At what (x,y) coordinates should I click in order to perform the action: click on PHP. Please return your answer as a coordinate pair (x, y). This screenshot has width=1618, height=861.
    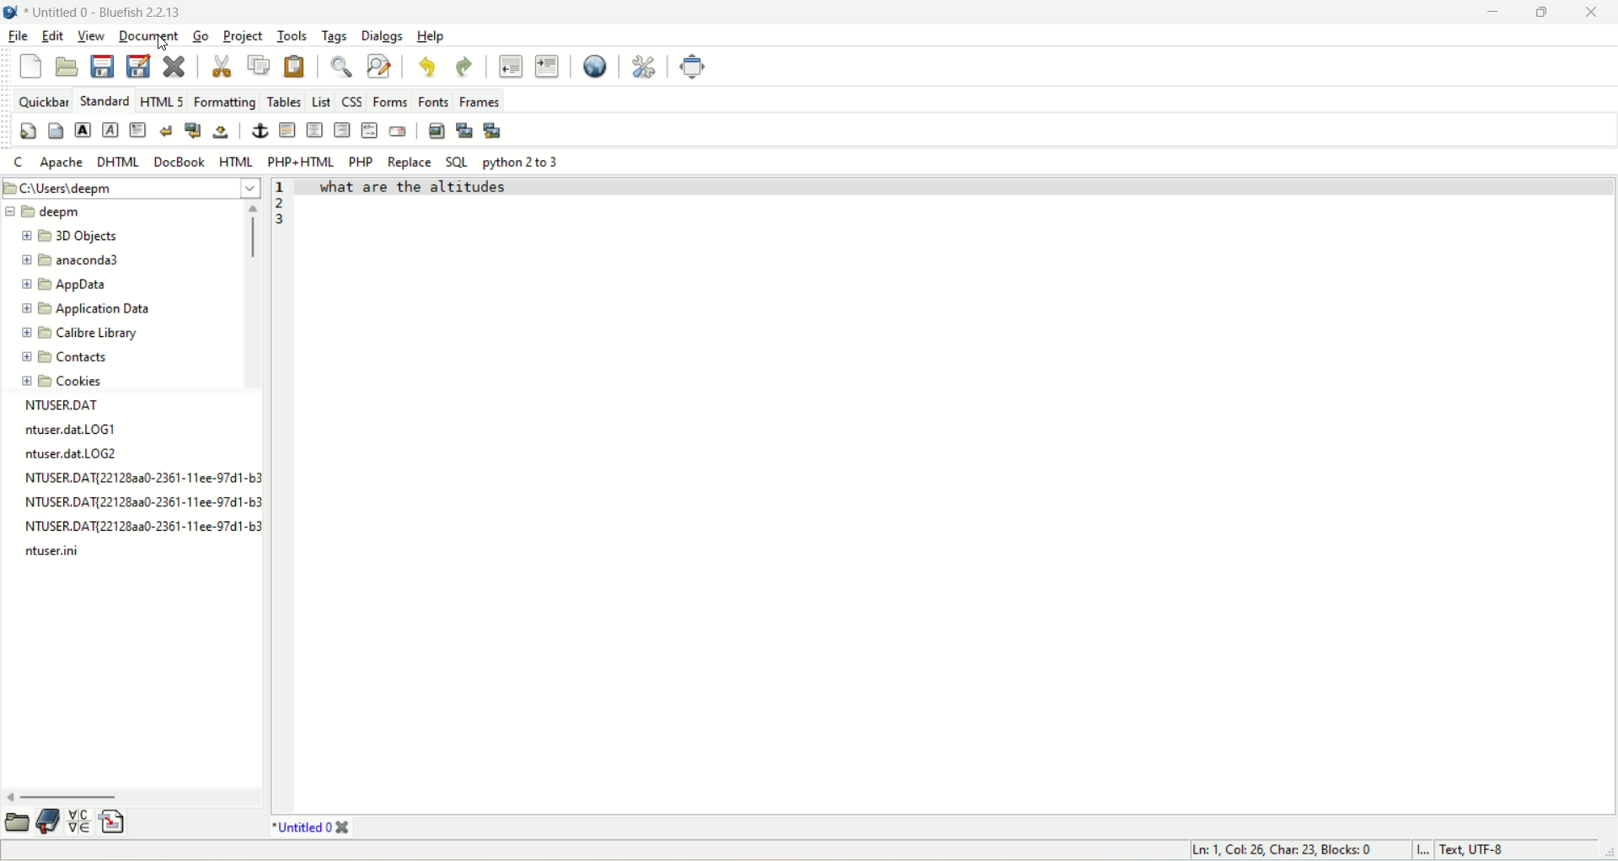
    Looking at the image, I should click on (362, 161).